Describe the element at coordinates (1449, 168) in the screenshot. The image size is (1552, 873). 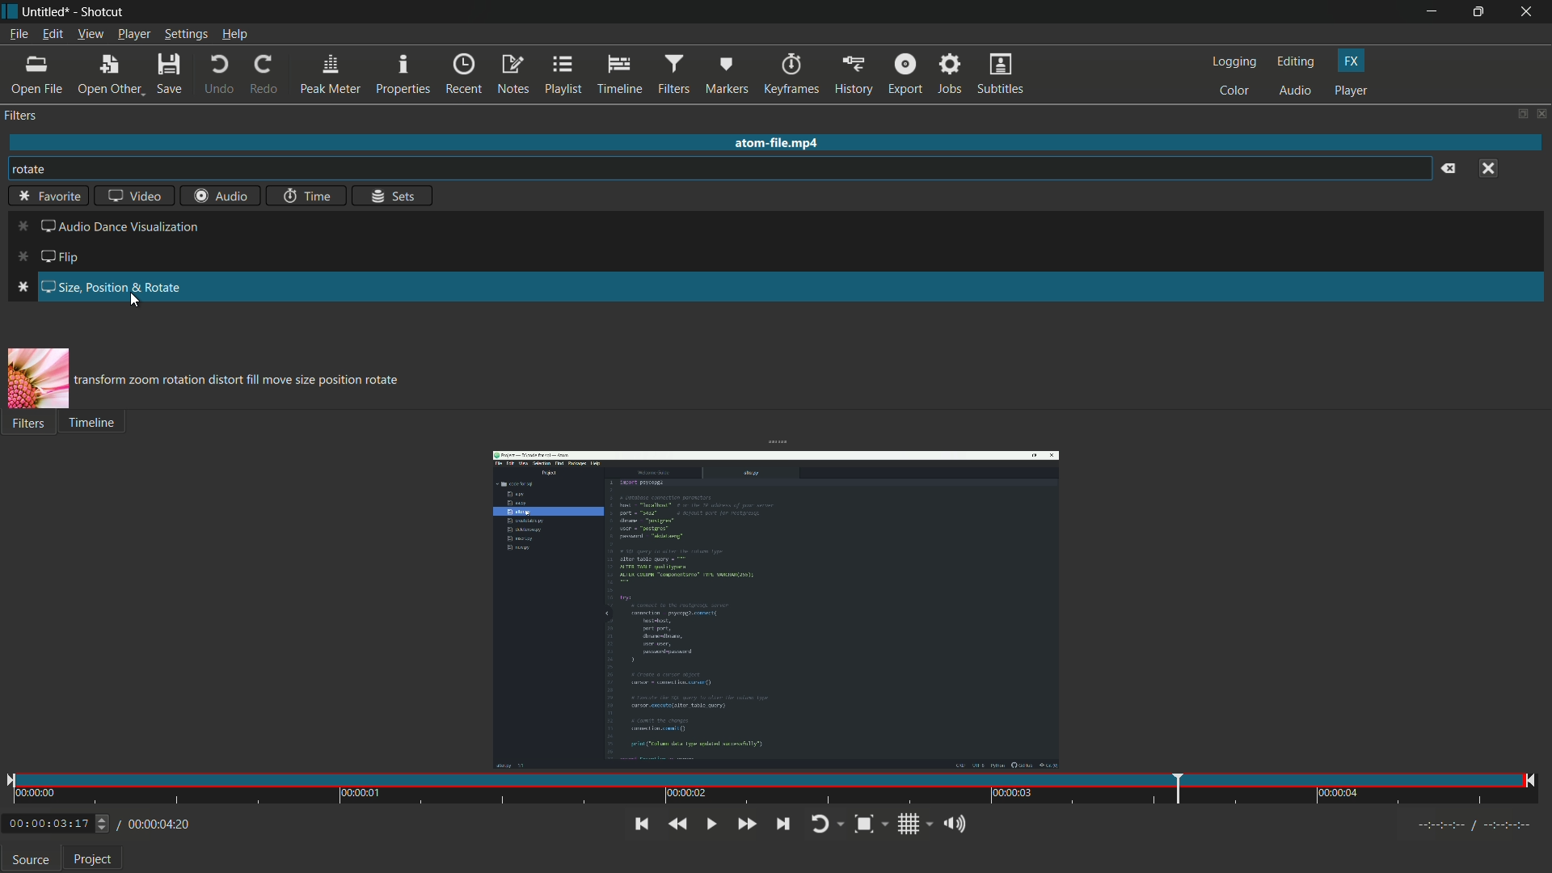
I see `clear search` at that location.